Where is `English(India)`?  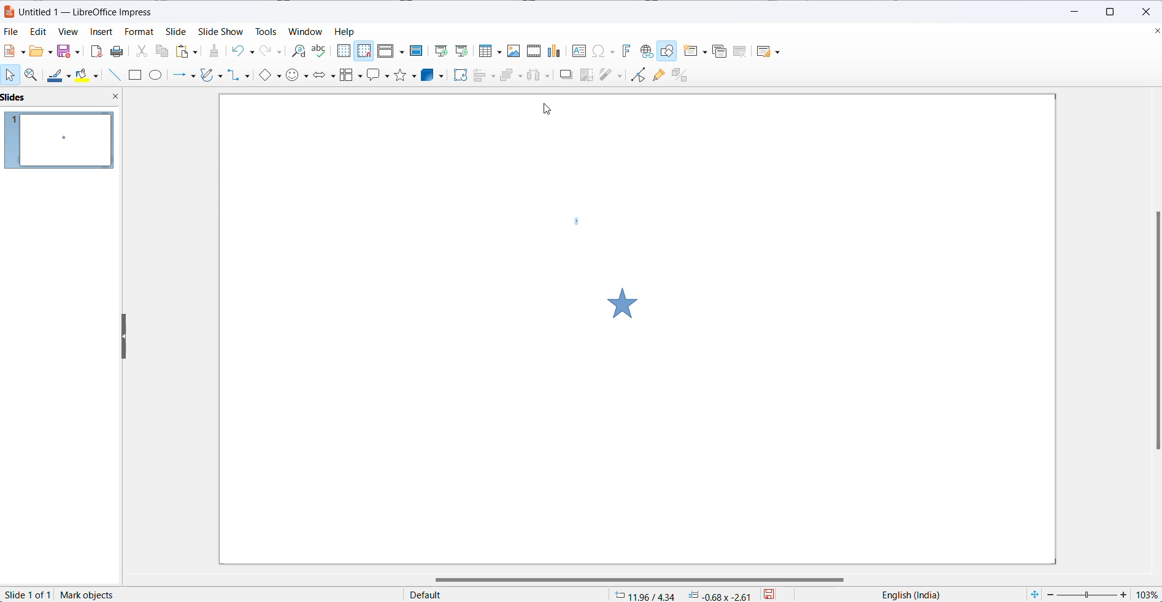
English(India) is located at coordinates (904, 595).